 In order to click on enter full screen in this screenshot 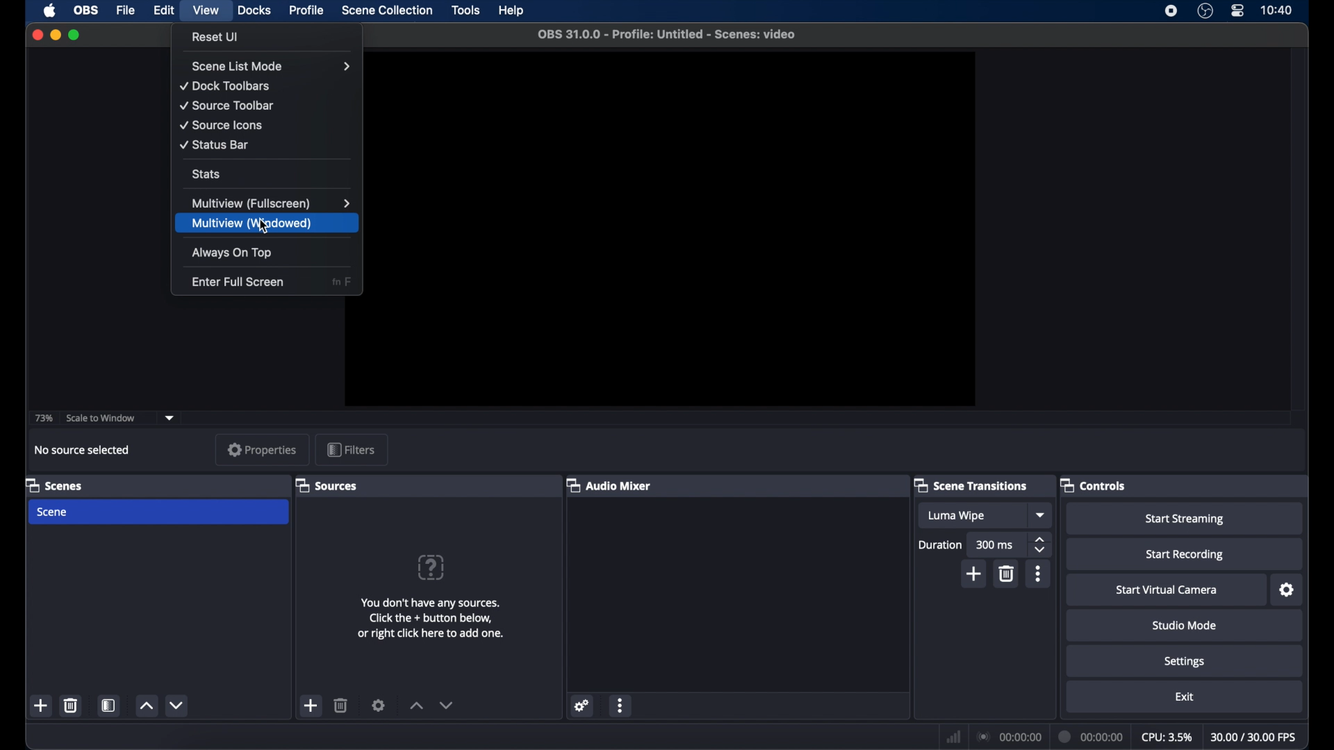, I will do `click(238, 281)`.